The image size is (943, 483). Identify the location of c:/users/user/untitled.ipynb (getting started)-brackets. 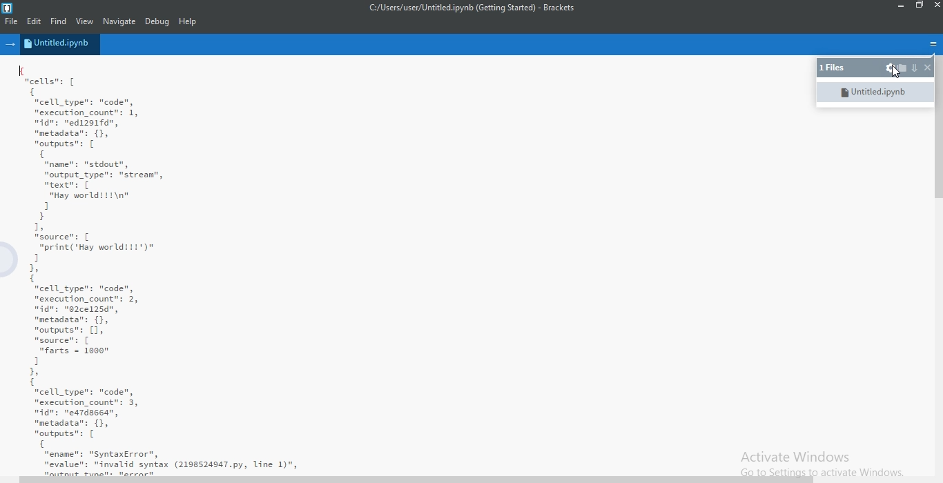
(470, 10).